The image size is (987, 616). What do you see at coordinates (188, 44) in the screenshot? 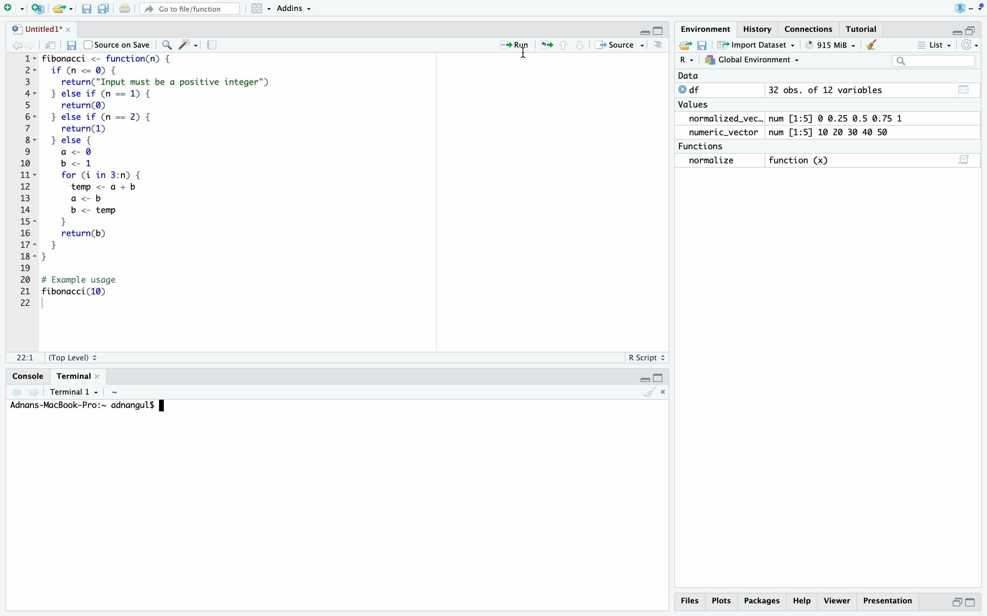
I see `code tools` at bounding box center [188, 44].